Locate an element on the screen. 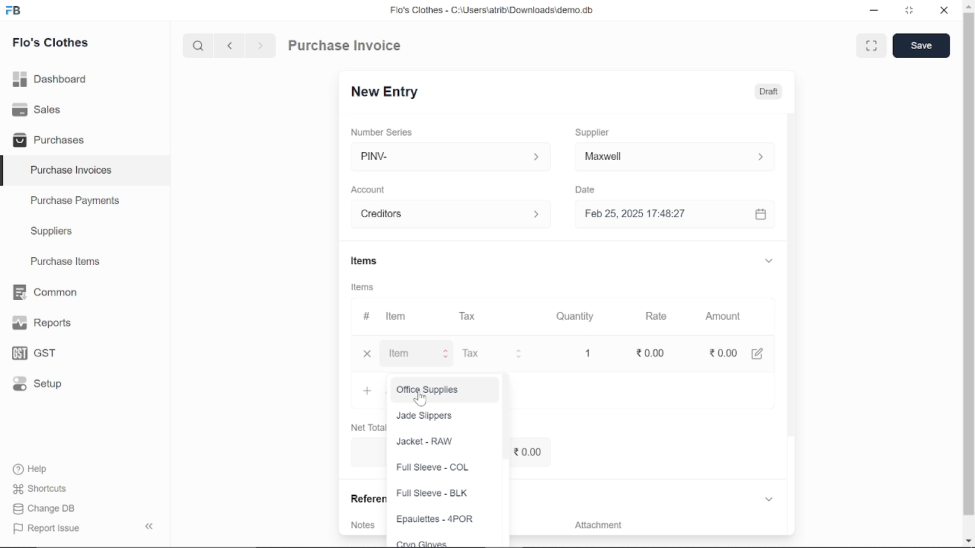 Image resolution: width=975 pixels, height=548 pixels. Reports is located at coordinates (41, 323).